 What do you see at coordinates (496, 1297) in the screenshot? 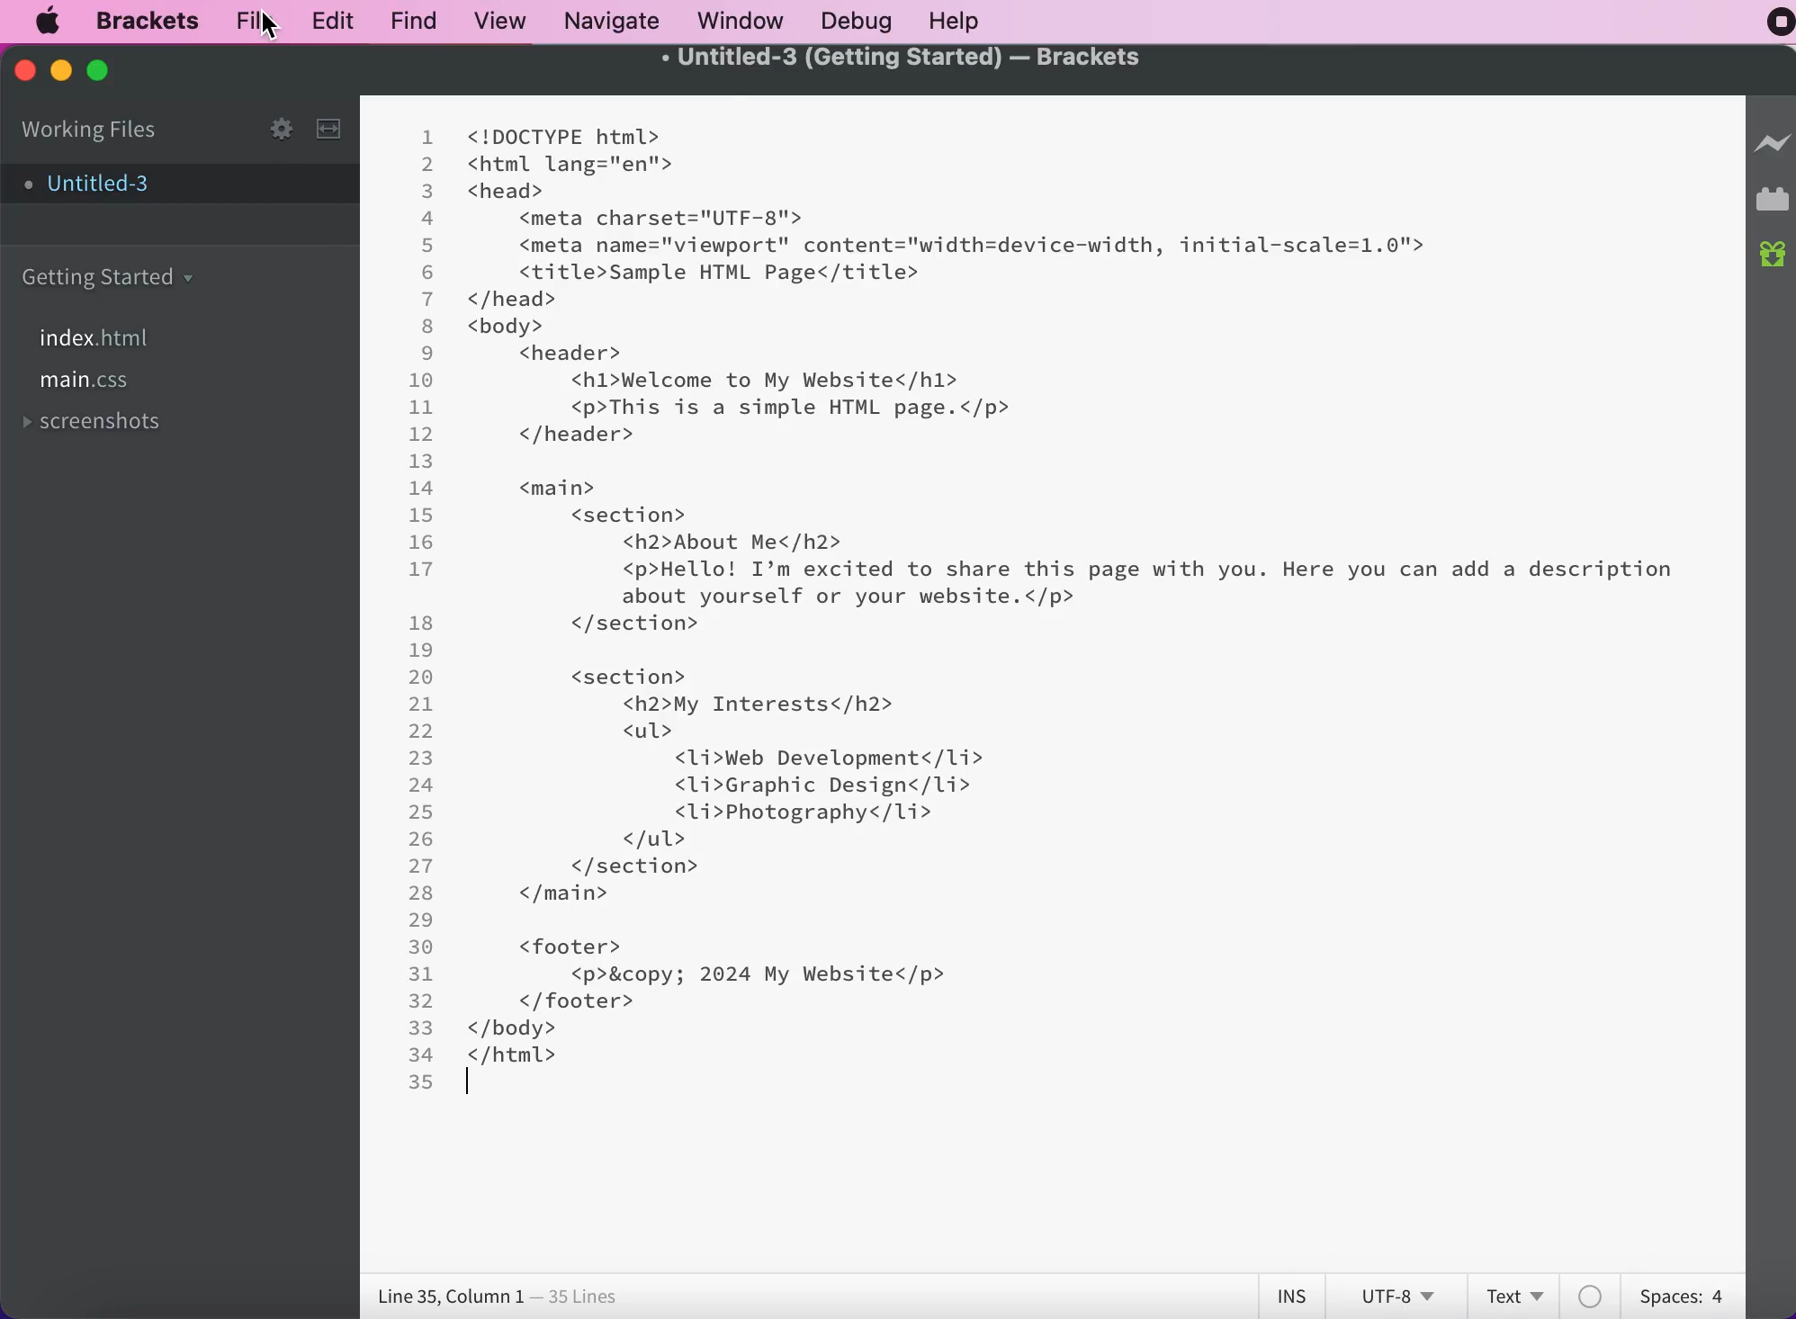
I see `lines 35, column 1 - 35 lines` at bounding box center [496, 1297].